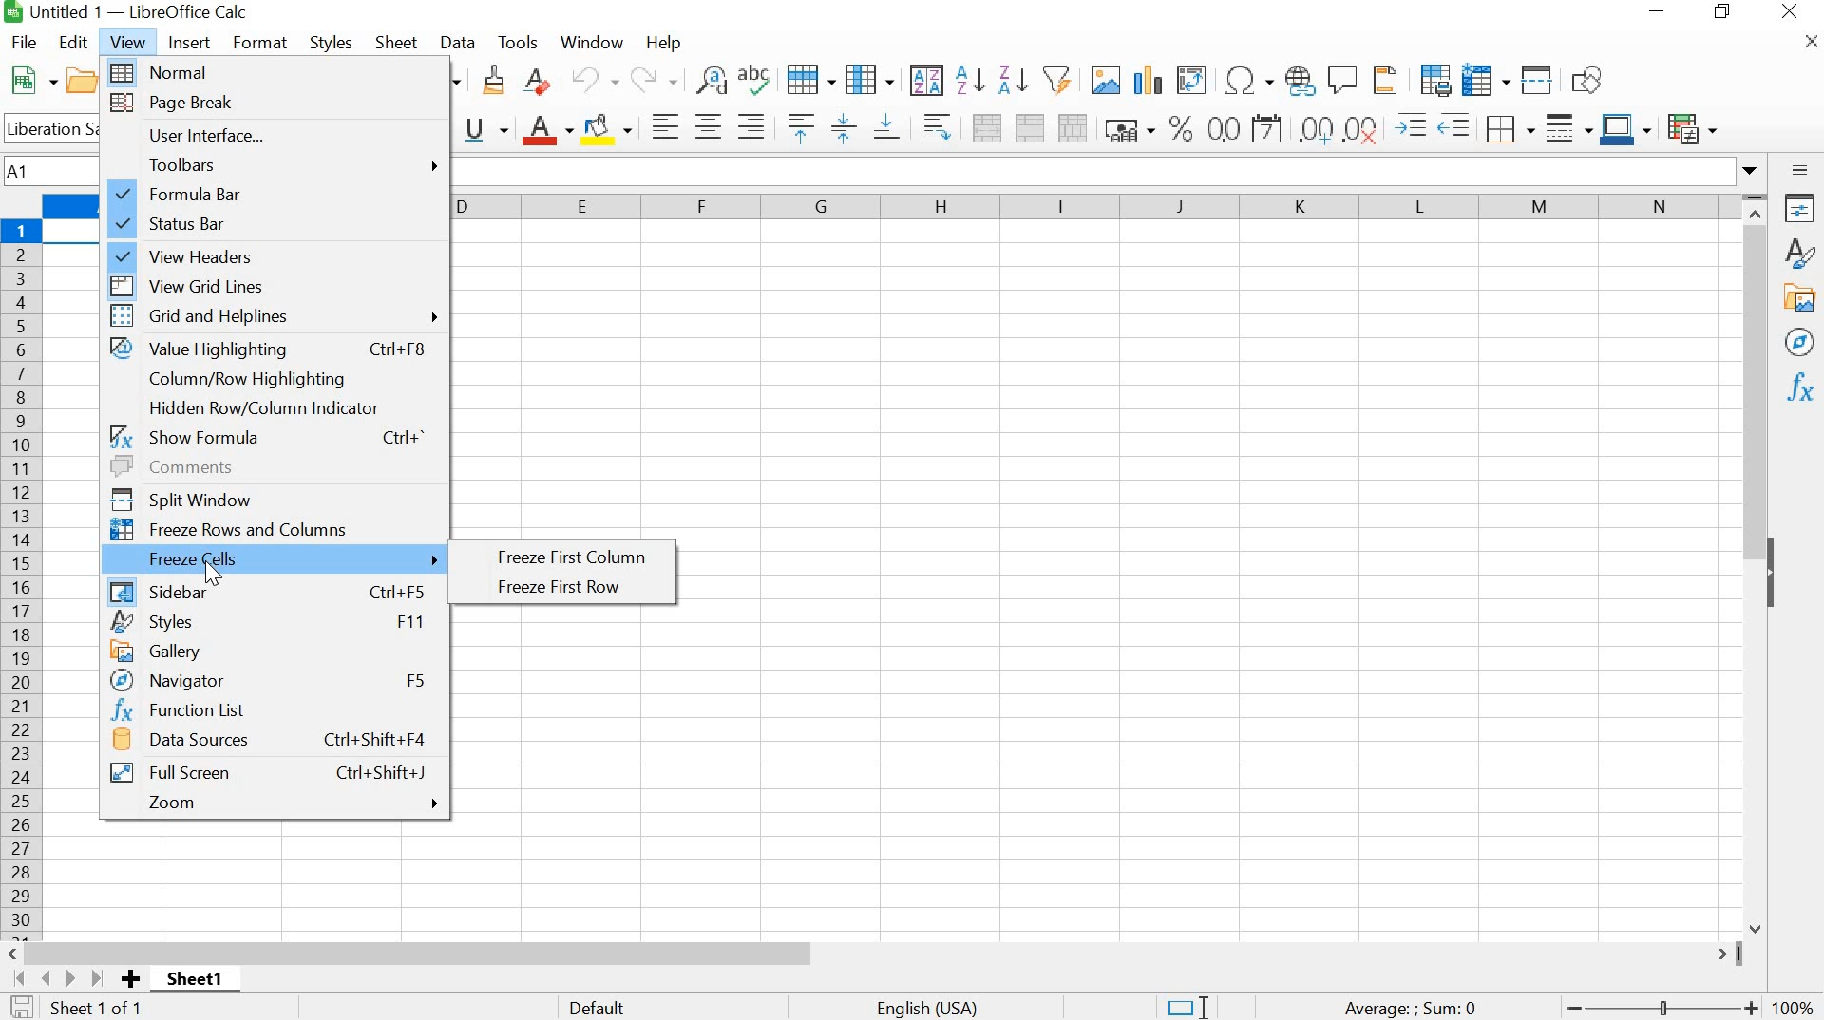 The width and height of the screenshot is (1824, 1020). I want to click on ADD DECIMAL PLACE OR DELETE DECIMAL PLACE, so click(1341, 126).